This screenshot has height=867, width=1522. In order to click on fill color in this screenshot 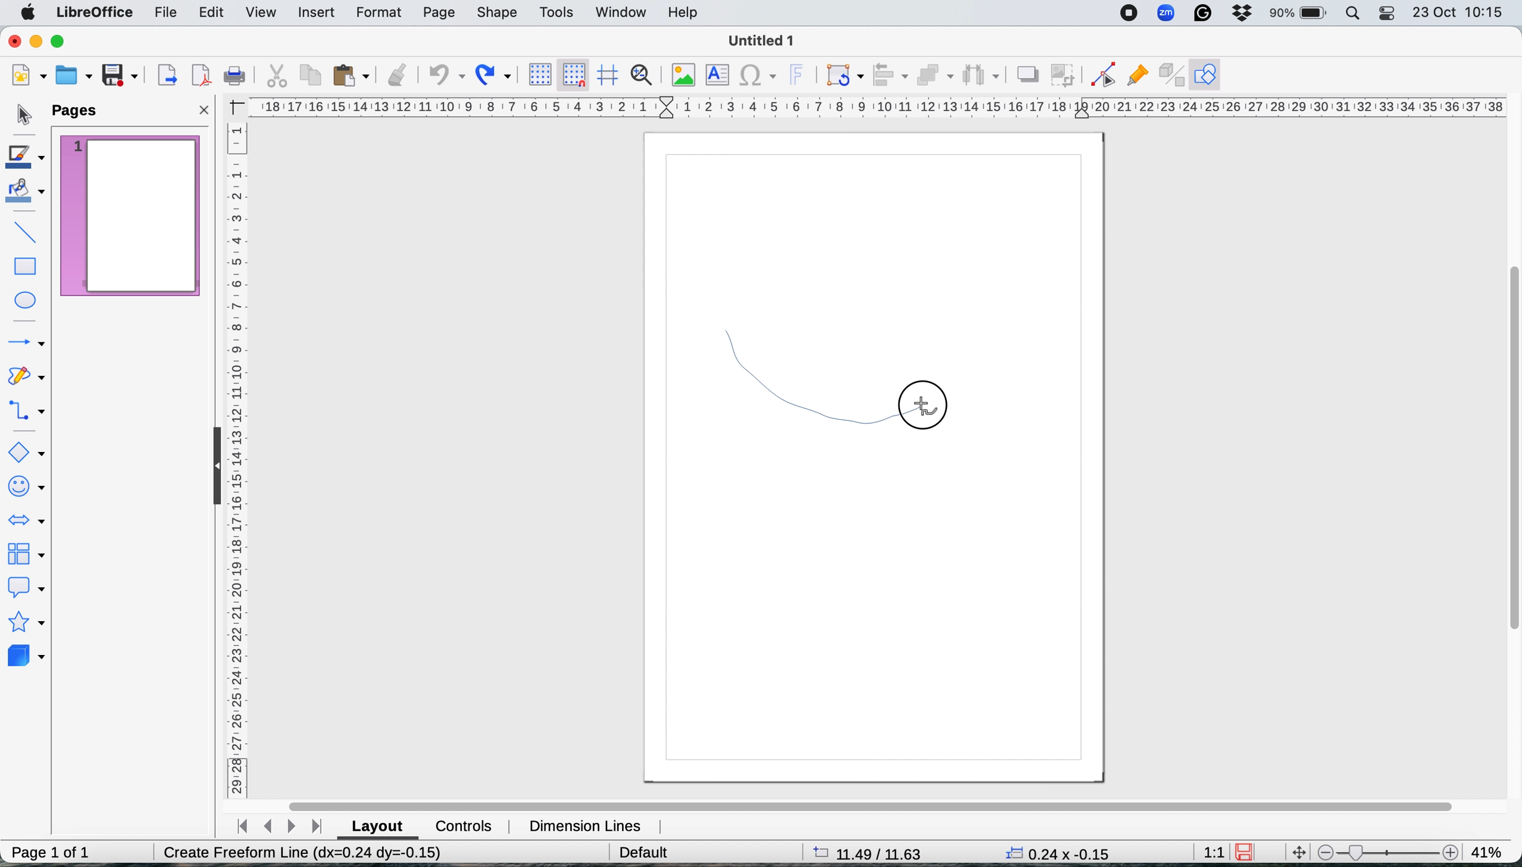, I will do `click(27, 195)`.